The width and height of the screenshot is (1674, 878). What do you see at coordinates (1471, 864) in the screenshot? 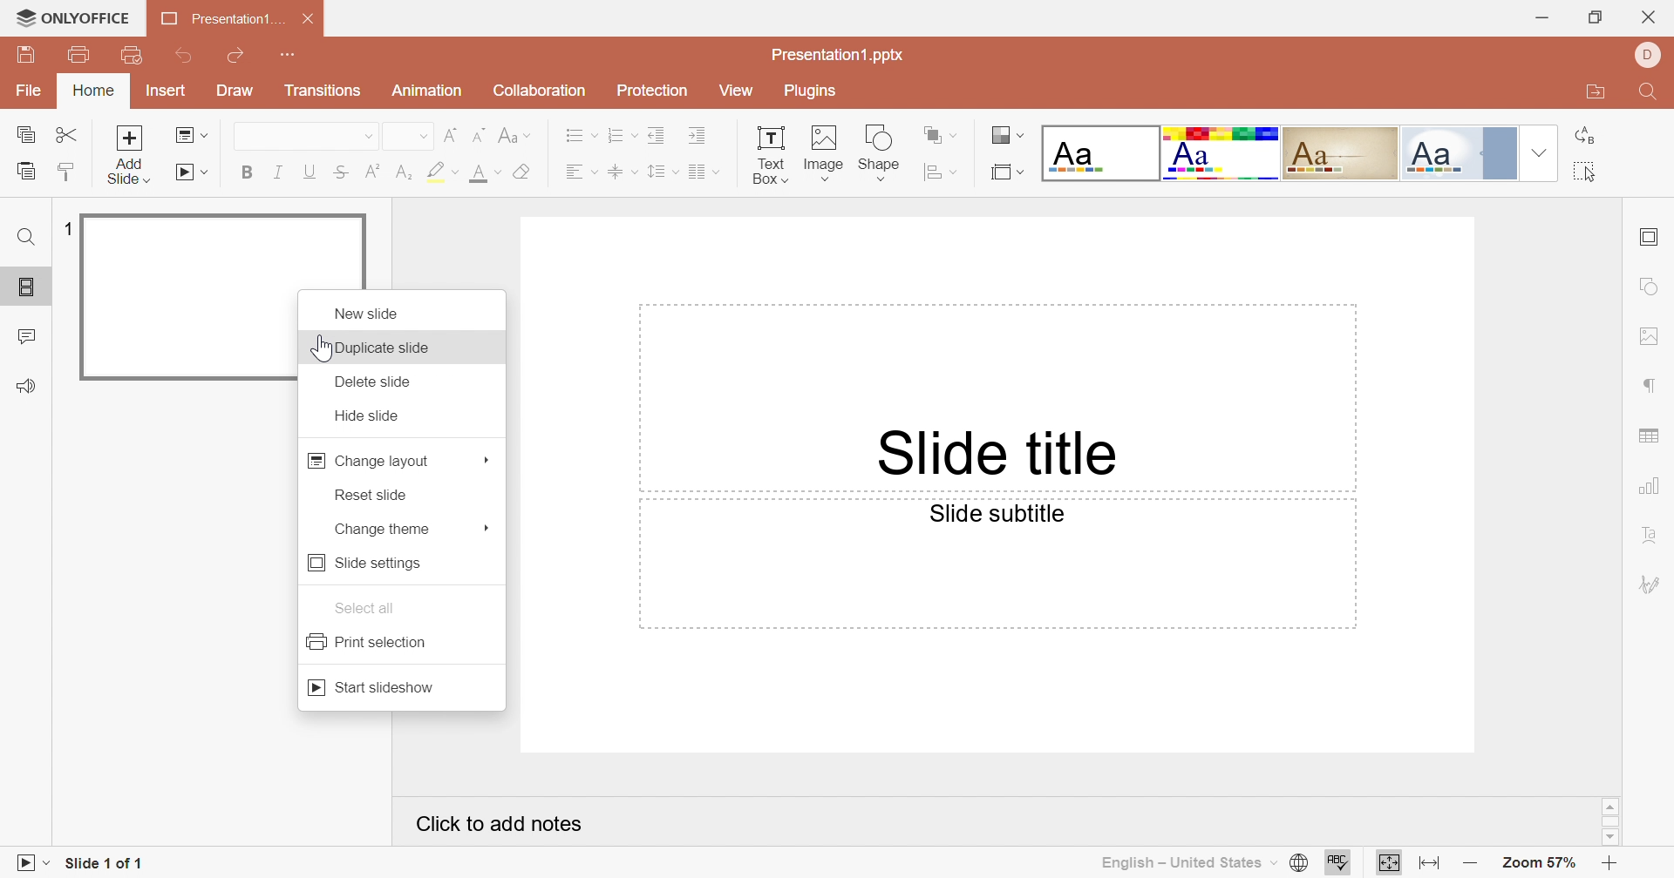
I see `Zoom out` at bounding box center [1471, 864].